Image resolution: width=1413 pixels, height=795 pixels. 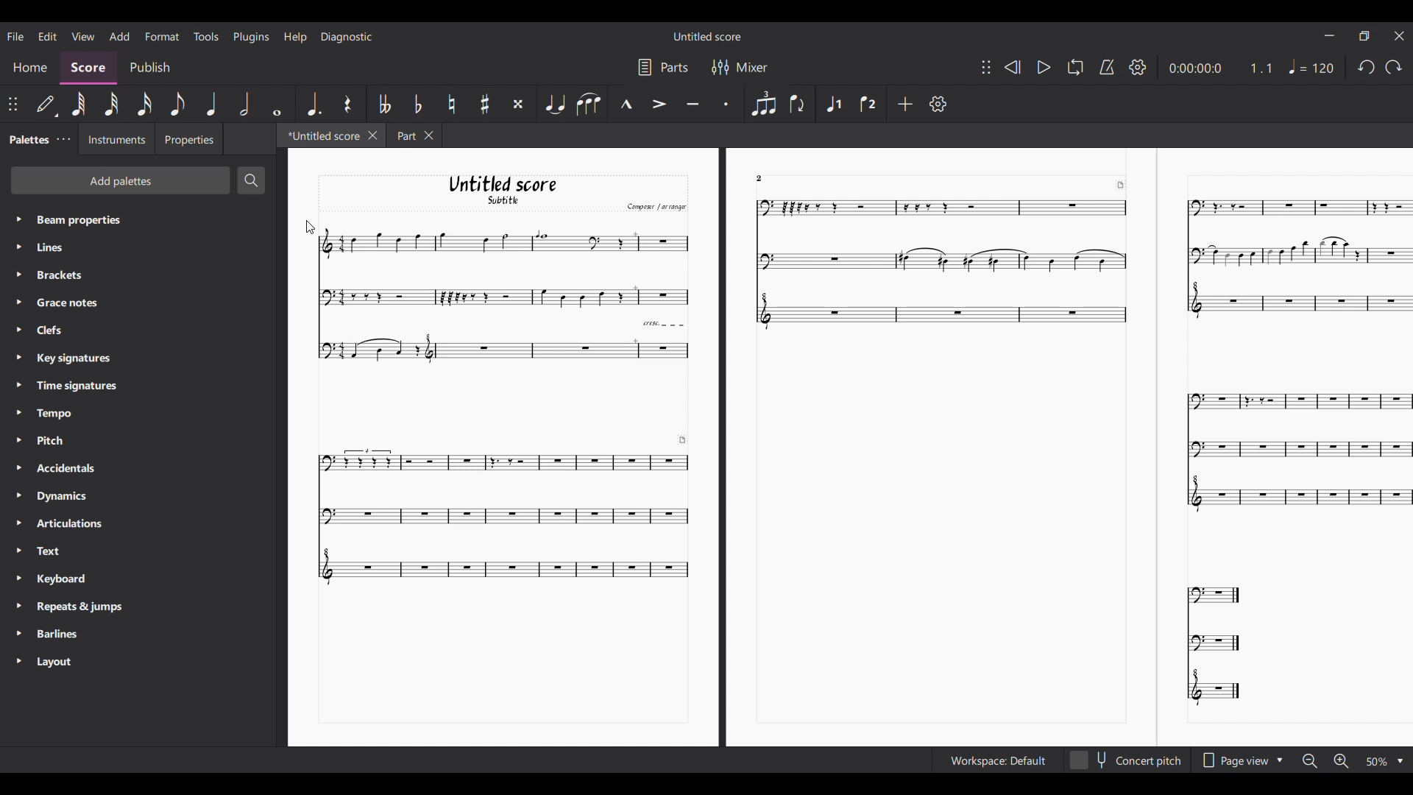 What do you see at coordinates (1330, 35) in the screenshot?
I see `Minimize` at bounding box center [1330, 35].